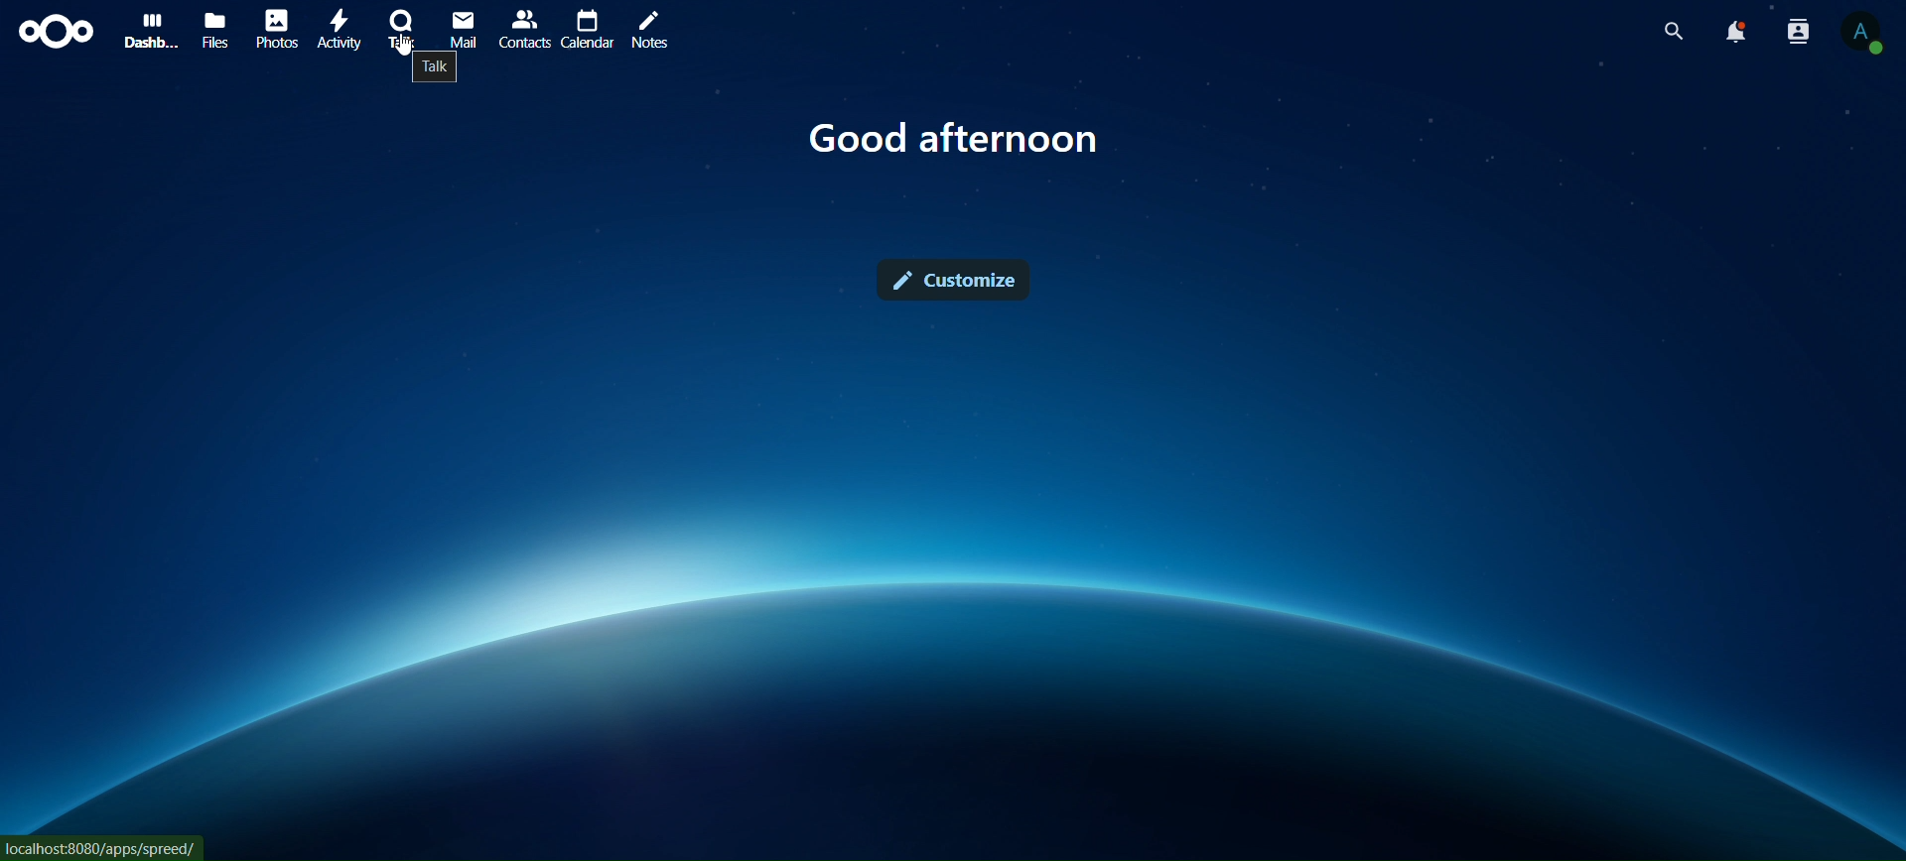 The width and height of the screenshot is (1906, 861). What do you see at coordinates (1670, 33) in the screenshot?
I see `search` at bounding box center [1670, 33].